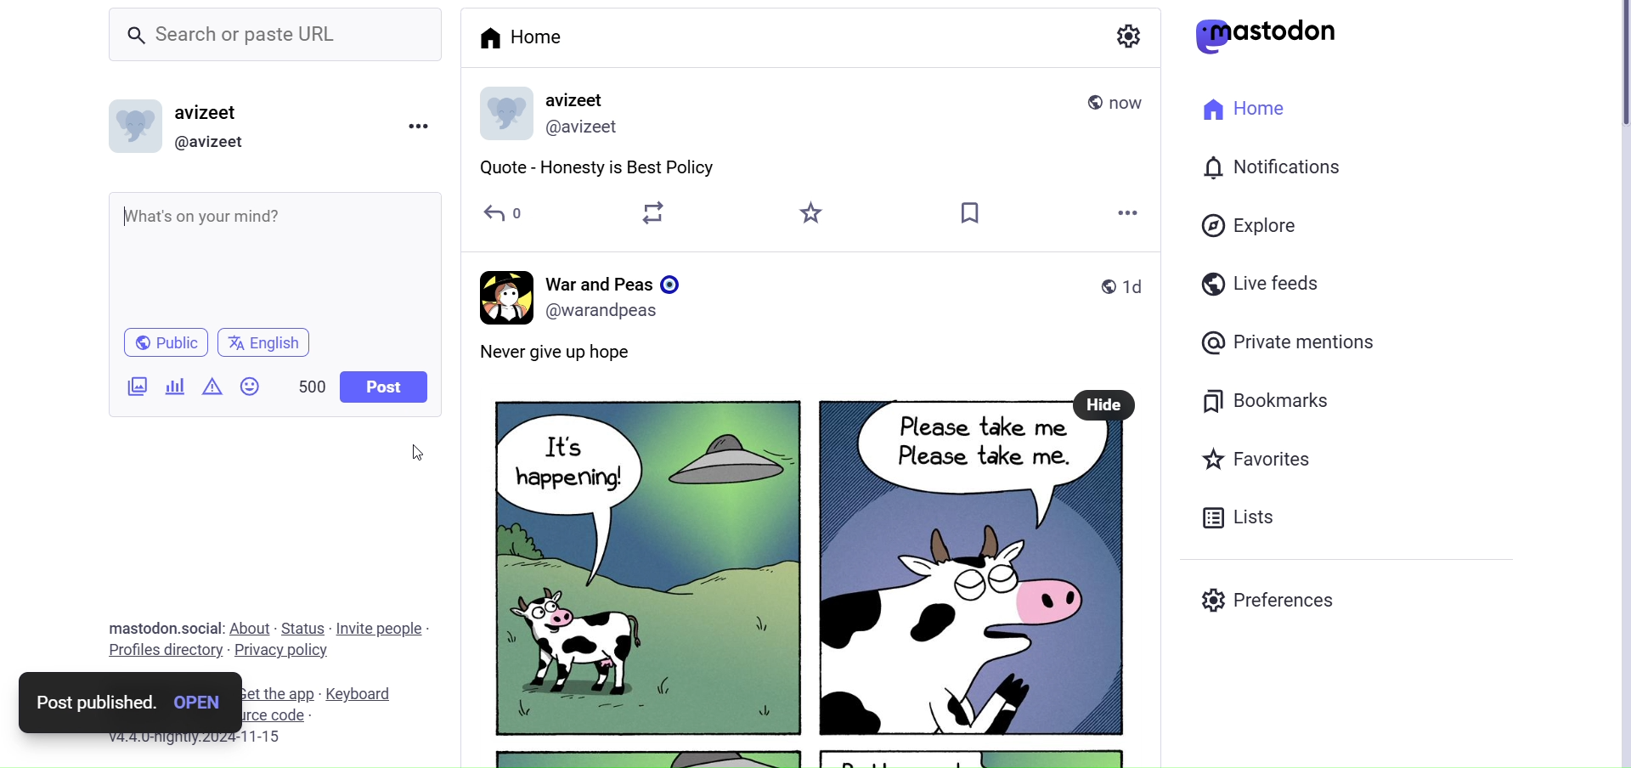 Image resolution: width=1631 pixels, height=768 pixels. What do you see at coordinates (265, 344) in the screenshot?
I see `english` at bounding box center [265, 344].